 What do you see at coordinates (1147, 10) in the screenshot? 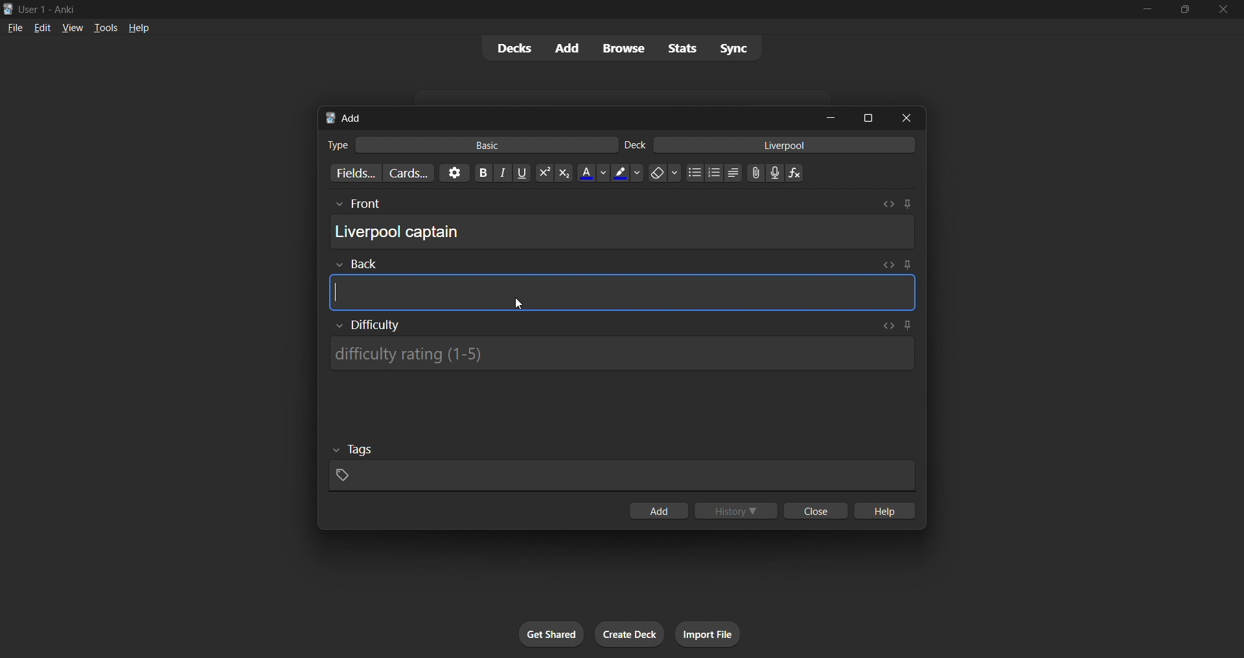
I see `minimize` at bounding box center [1147, 10].